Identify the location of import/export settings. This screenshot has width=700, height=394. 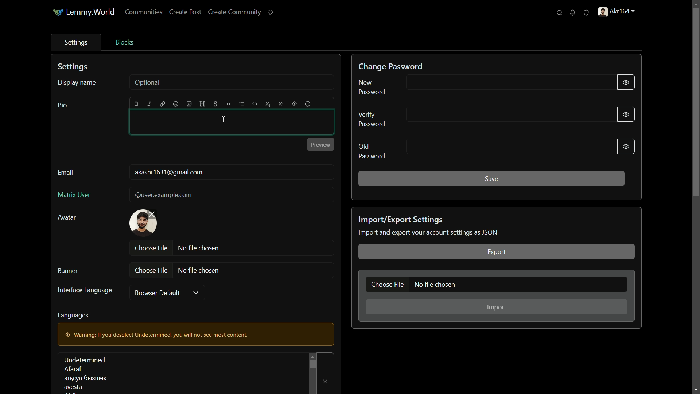
(401, 220).